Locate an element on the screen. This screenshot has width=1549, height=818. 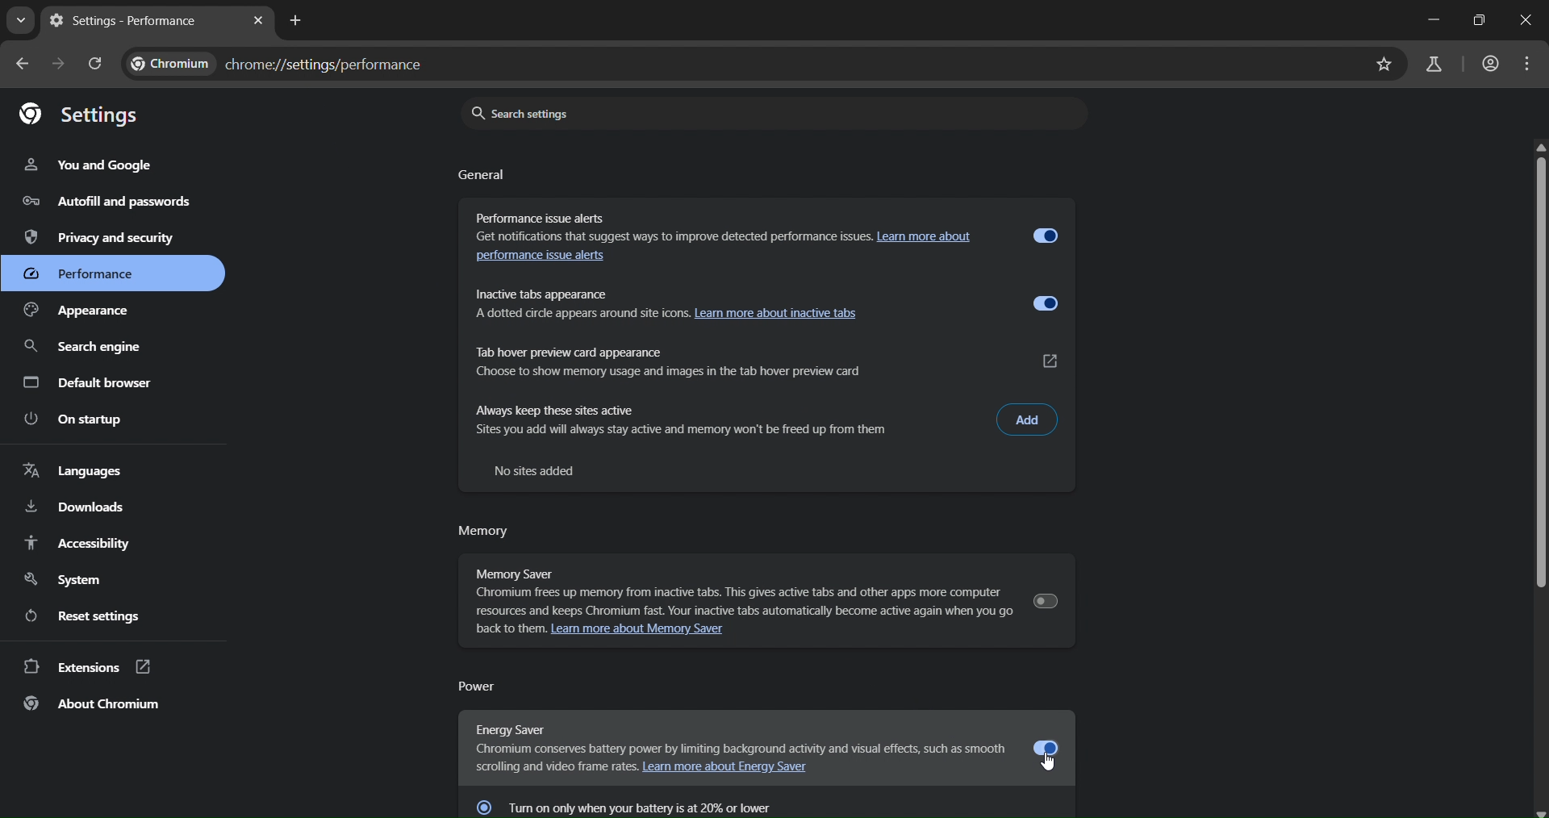
learn more about memory saver is located at coordinates (651, 632).